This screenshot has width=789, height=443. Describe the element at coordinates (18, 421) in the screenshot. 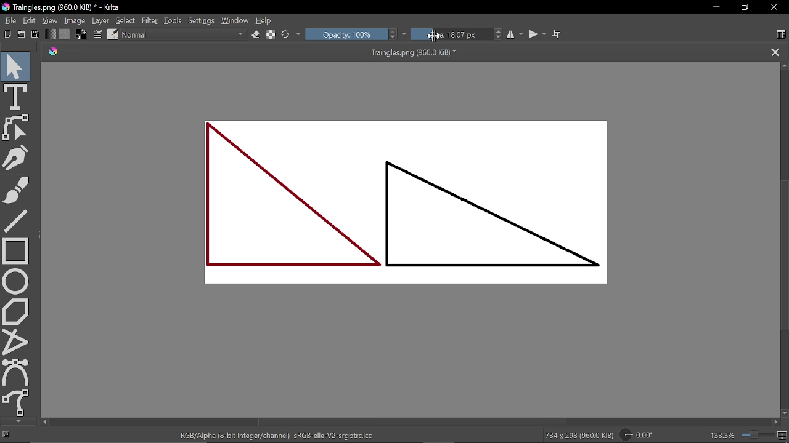

I see `Move down` at that location.